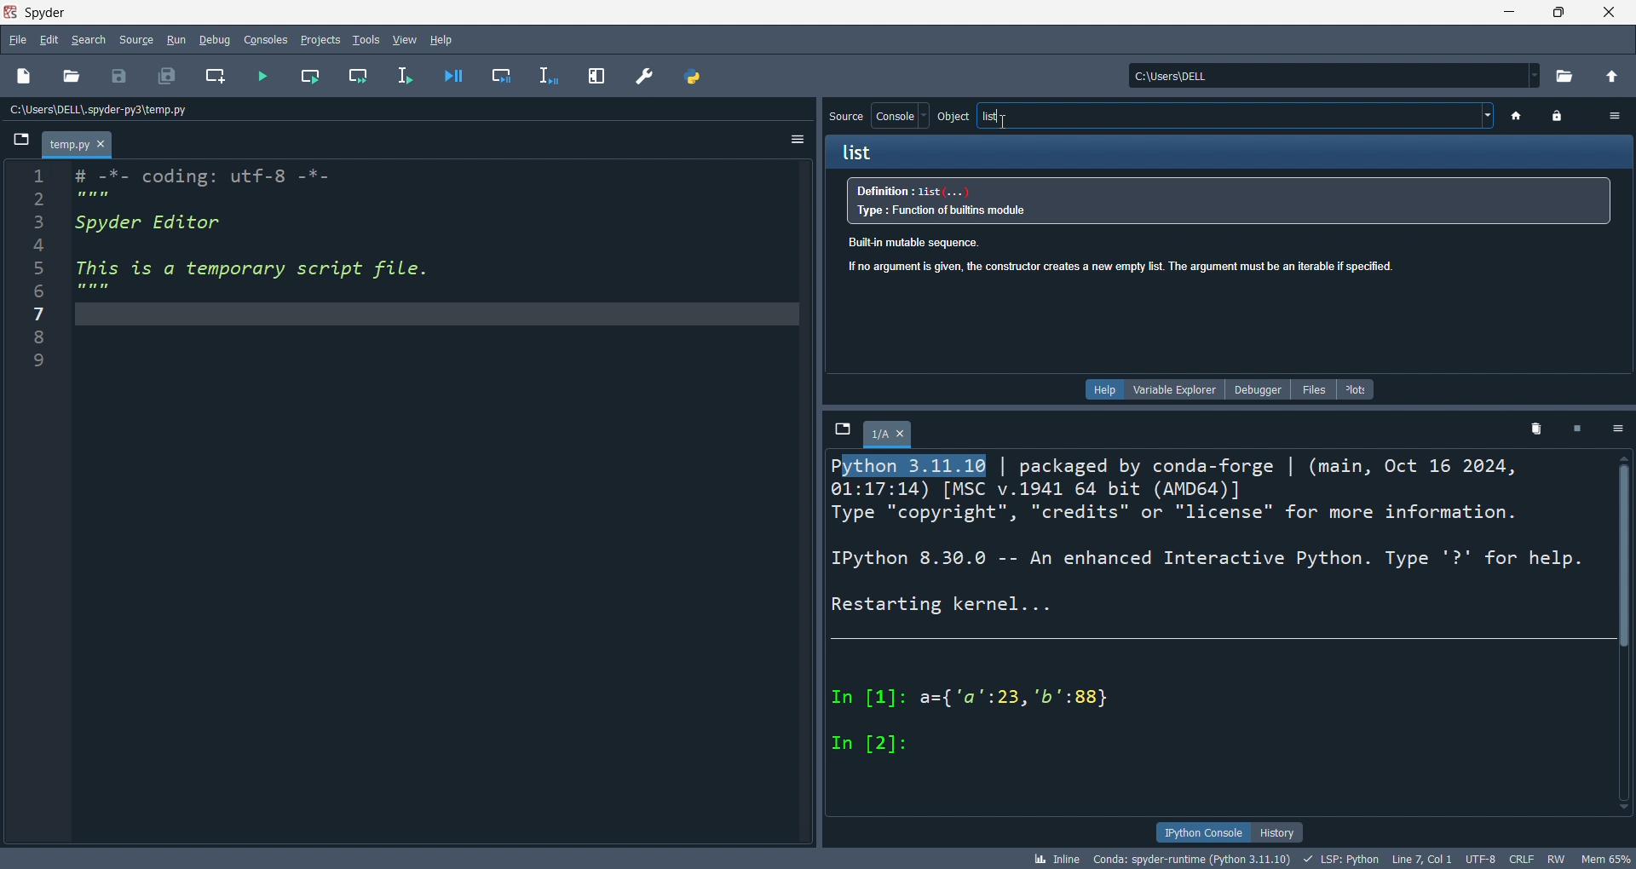  What do you see at coordinates (545, 74) in the screenshot?
I see `debug line` at bounding box center [545, 74].